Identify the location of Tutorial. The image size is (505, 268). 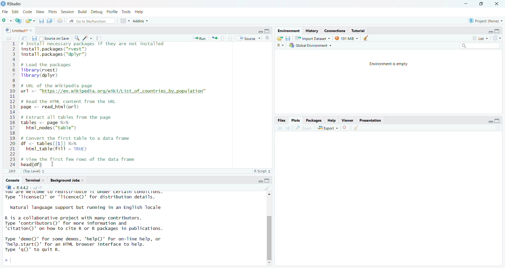
(358, 31).